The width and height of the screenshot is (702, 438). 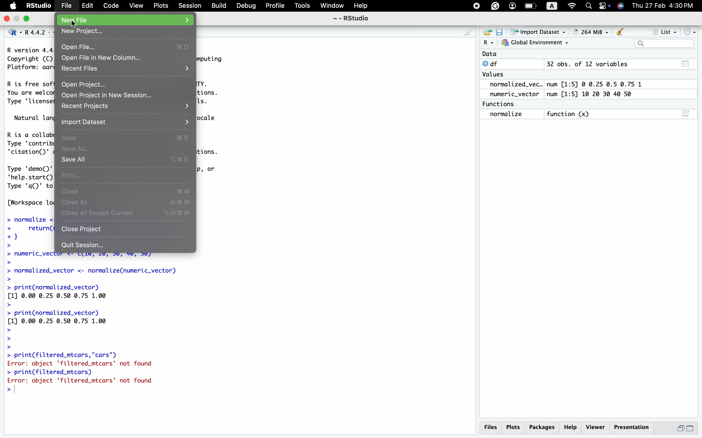 What do you see at coordinates (126, 149) in the screenshot?
I see `save as` at bounding box center [126, 149].